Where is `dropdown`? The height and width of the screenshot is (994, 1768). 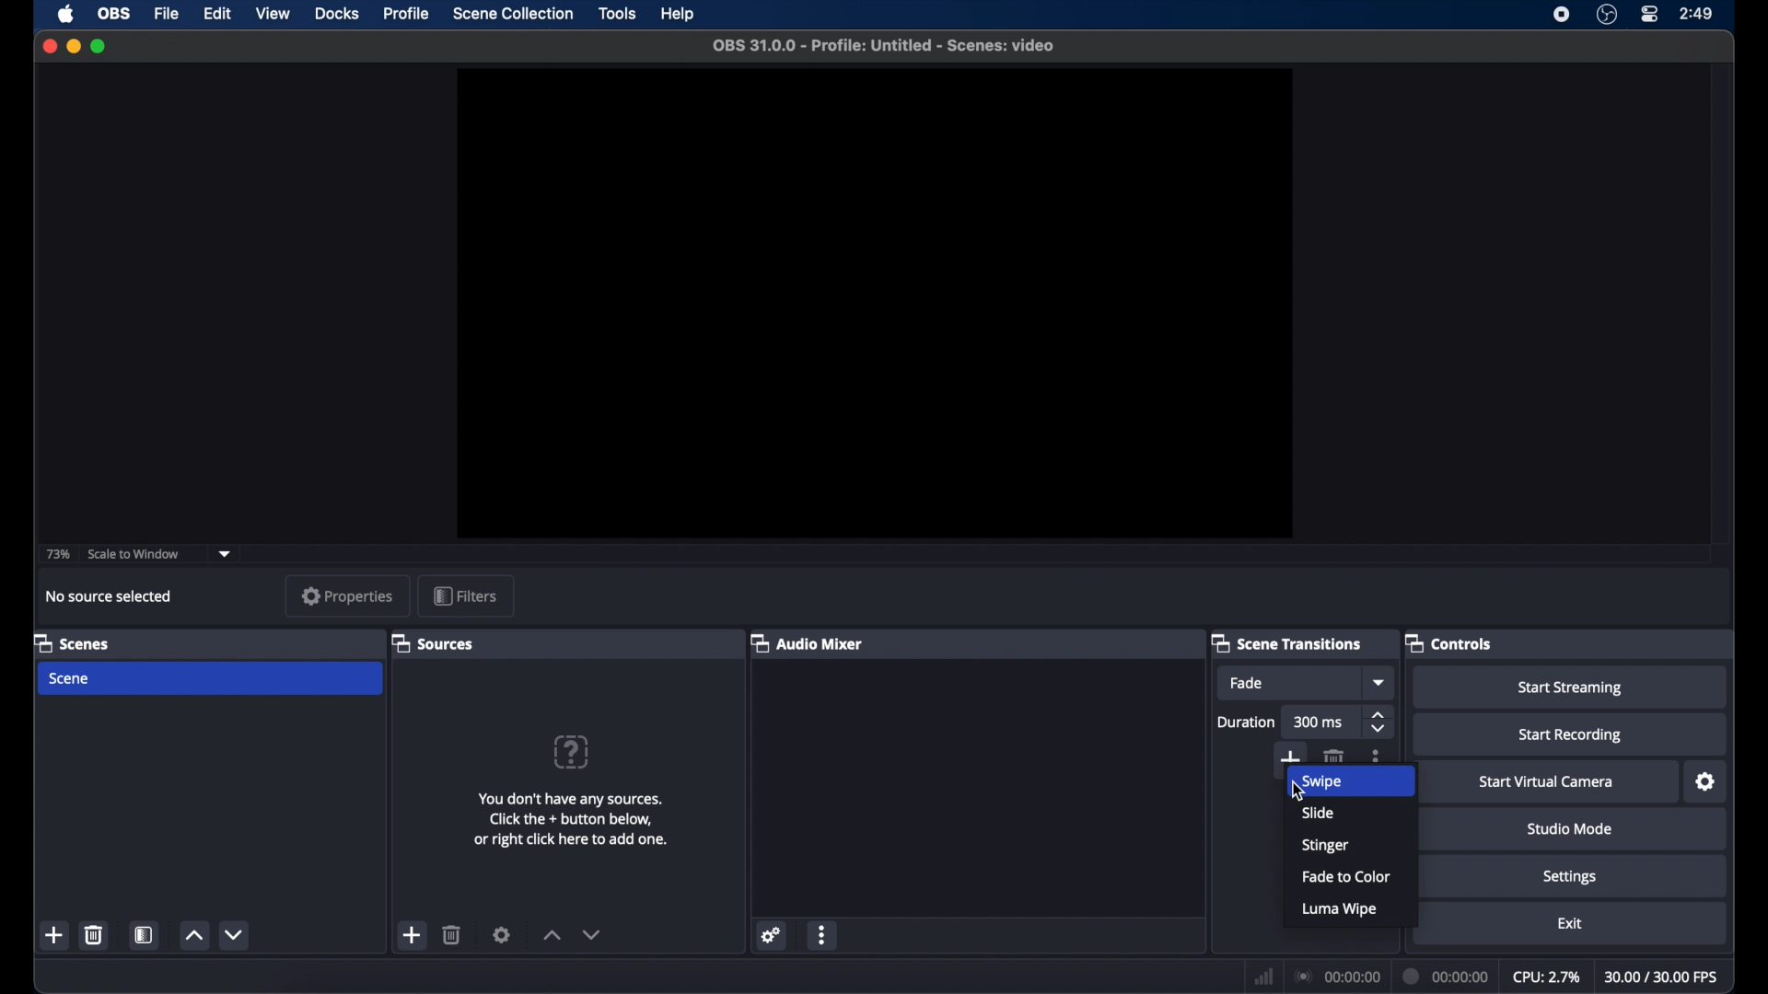
dropdown is located at coordinates (1378, 682).